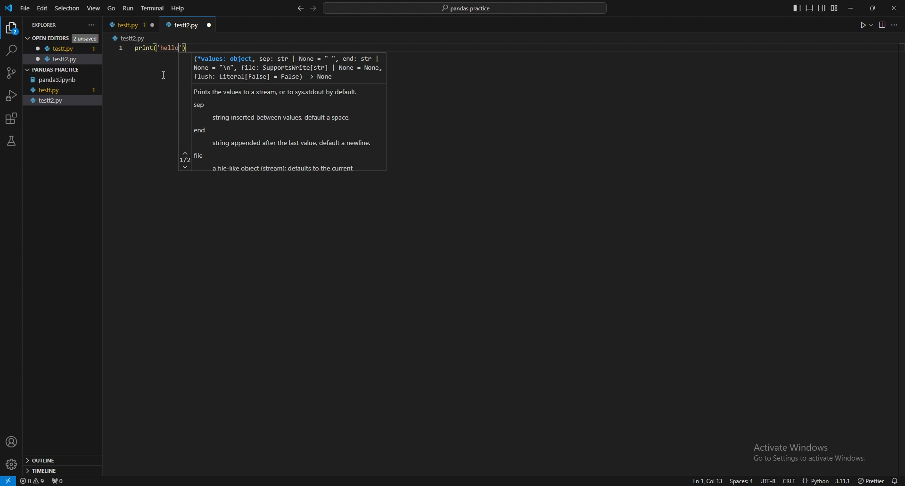  What do you see at coordinates (313, 8) in the screenshot?
I see `forward` at bounding box center [313, 8].